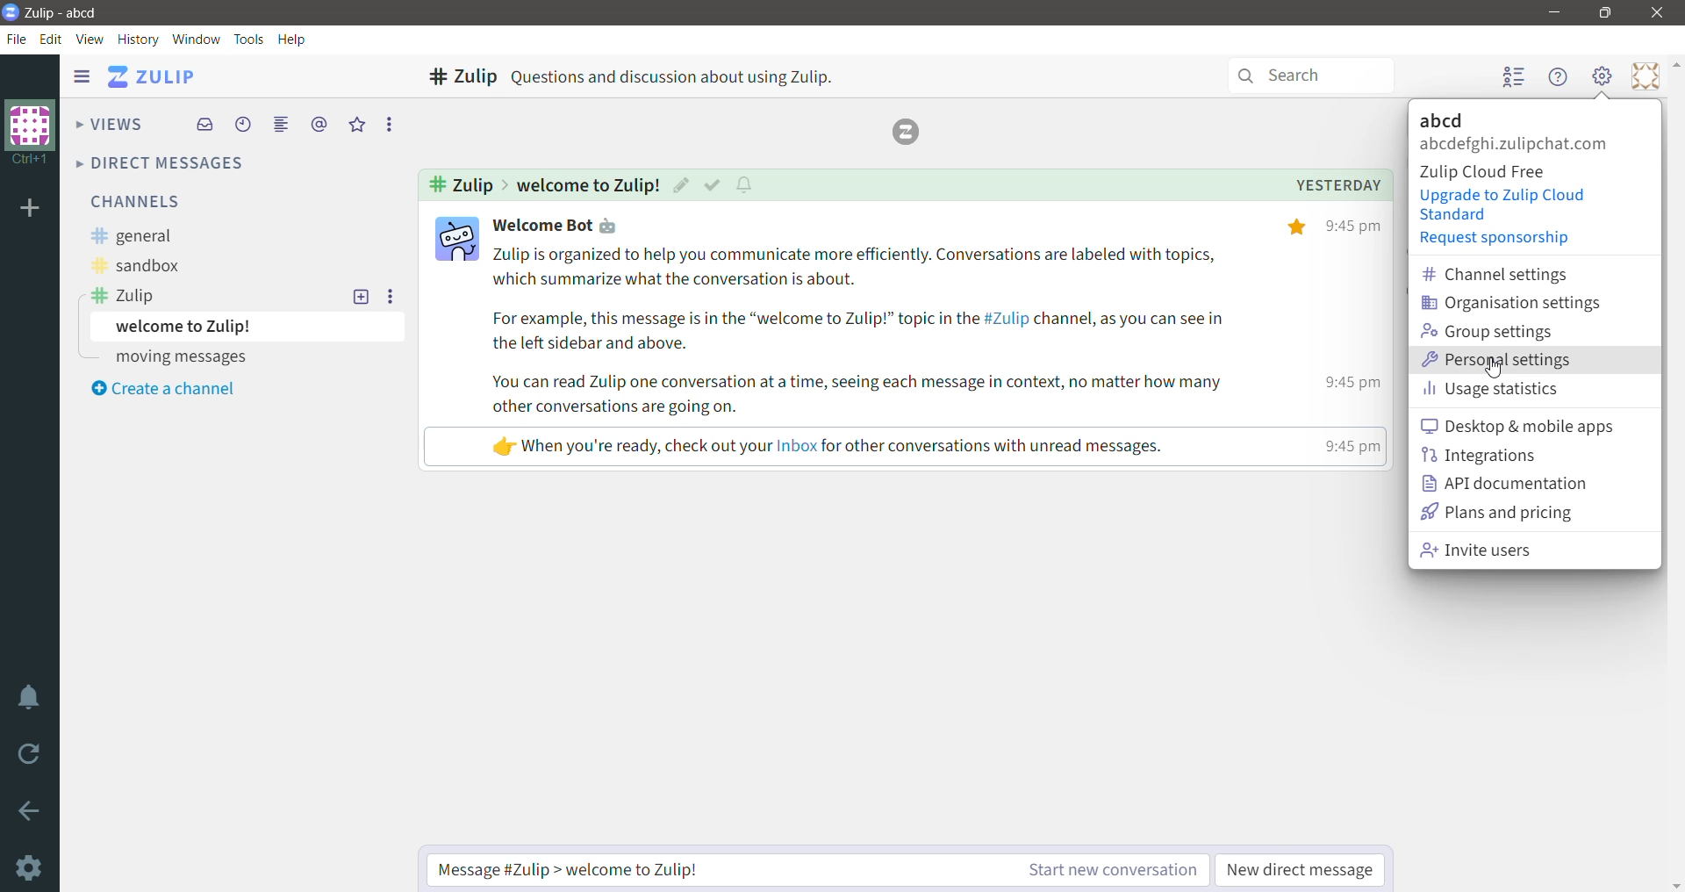 The width and height of the screenshot is (1685, 892). I want to click on Views, so click(111, 122).